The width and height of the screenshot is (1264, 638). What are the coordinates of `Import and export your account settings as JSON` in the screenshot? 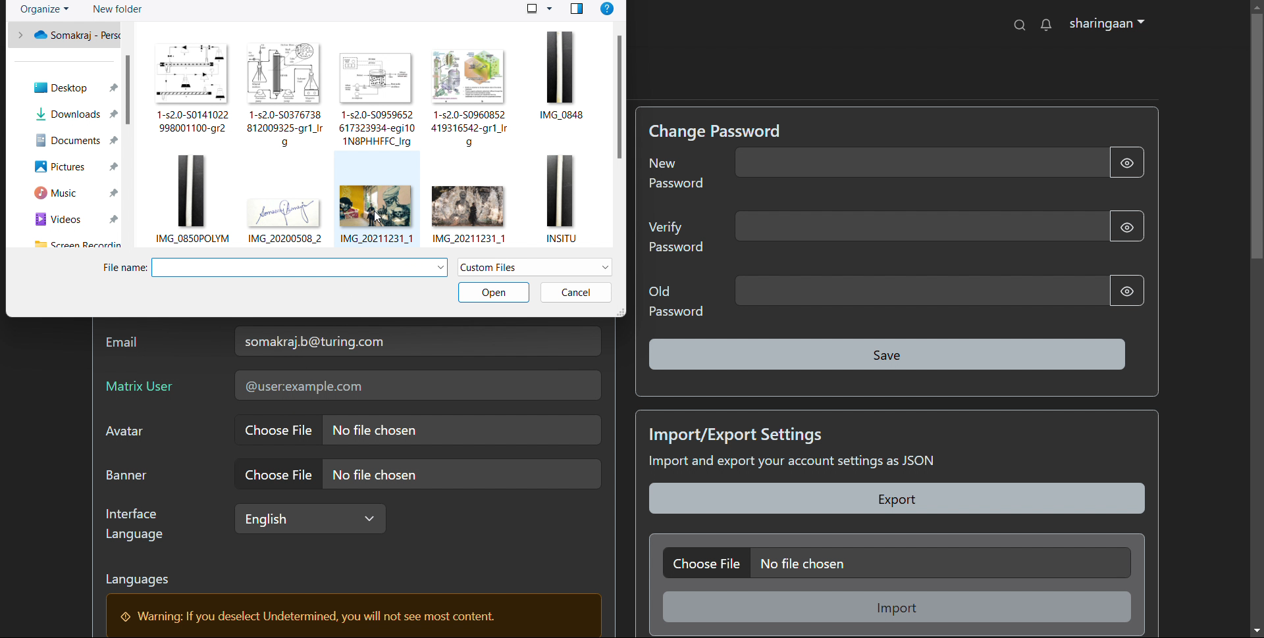 It's located at (825, 464).